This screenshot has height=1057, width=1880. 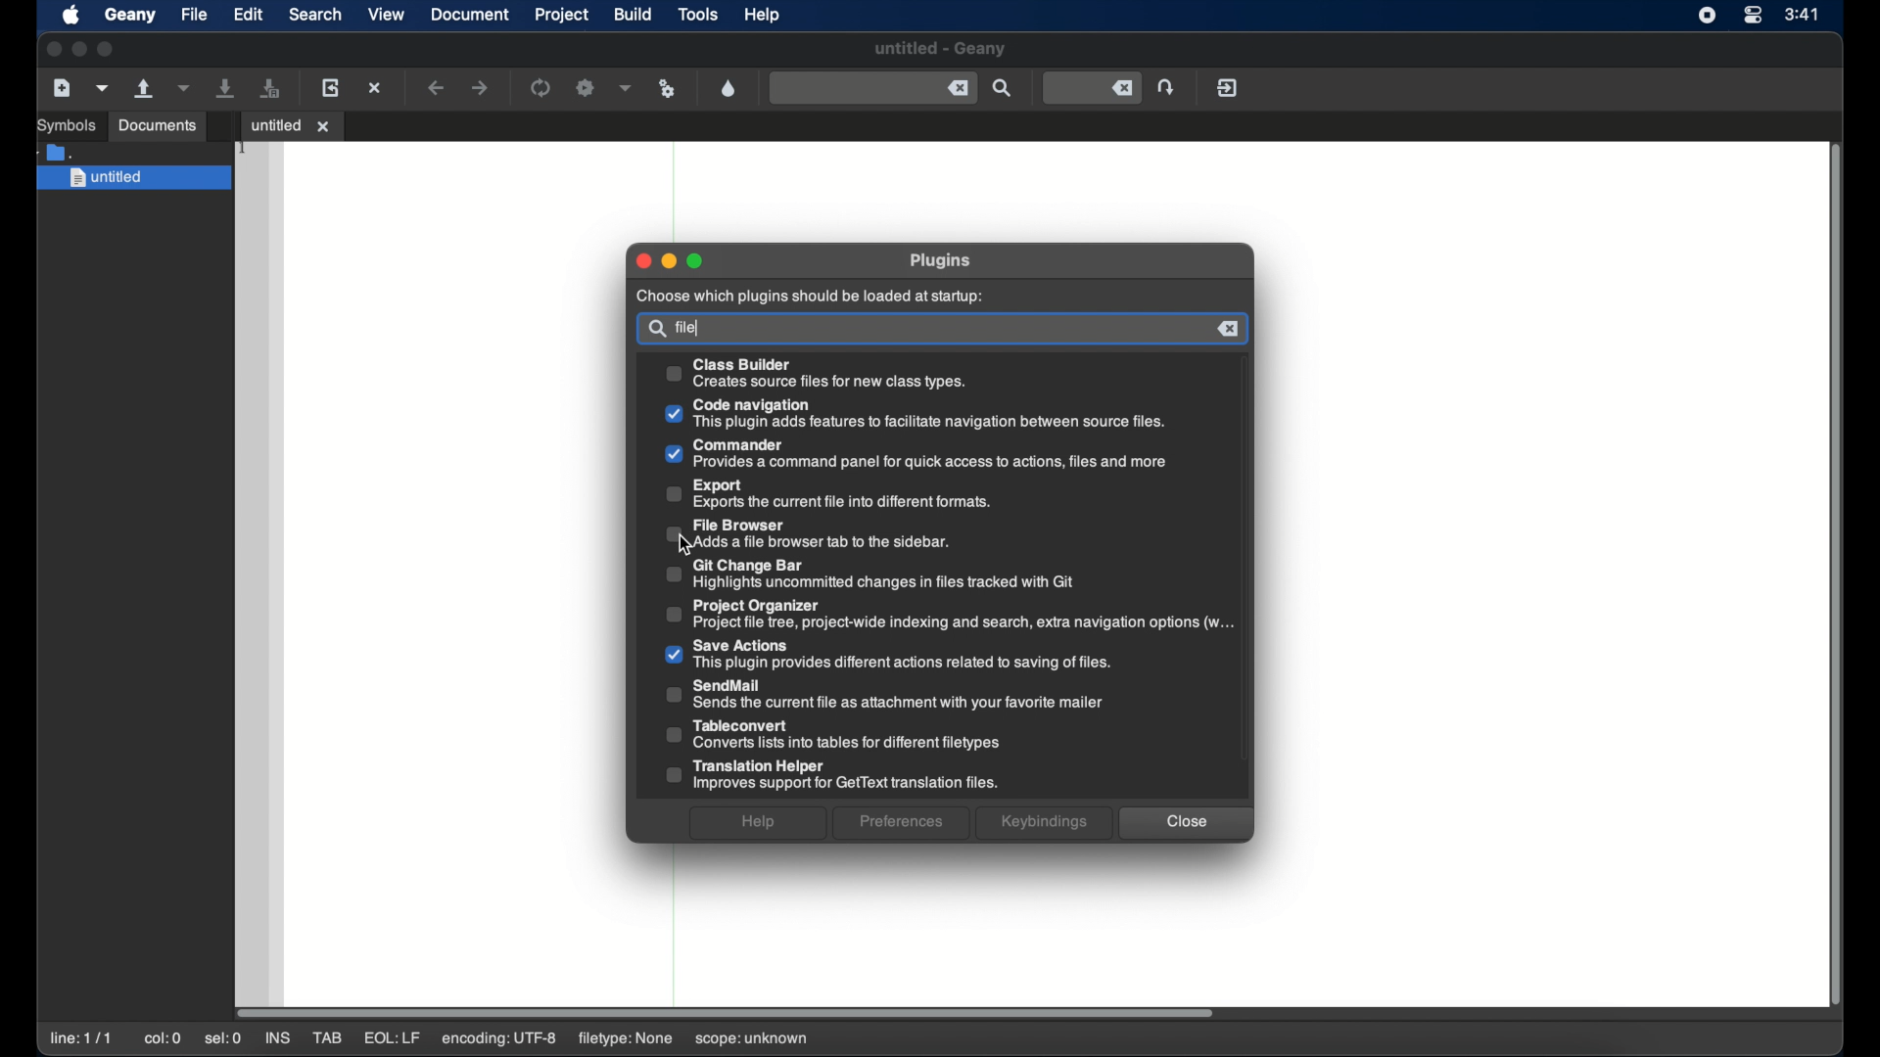 I want to click on time, so click(x=1802, y=13).